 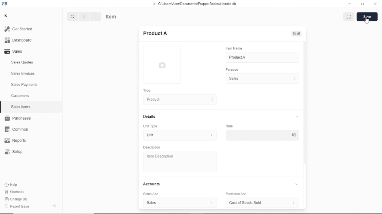 I want to click on Purchase Acc., so click(x=236, y=194).